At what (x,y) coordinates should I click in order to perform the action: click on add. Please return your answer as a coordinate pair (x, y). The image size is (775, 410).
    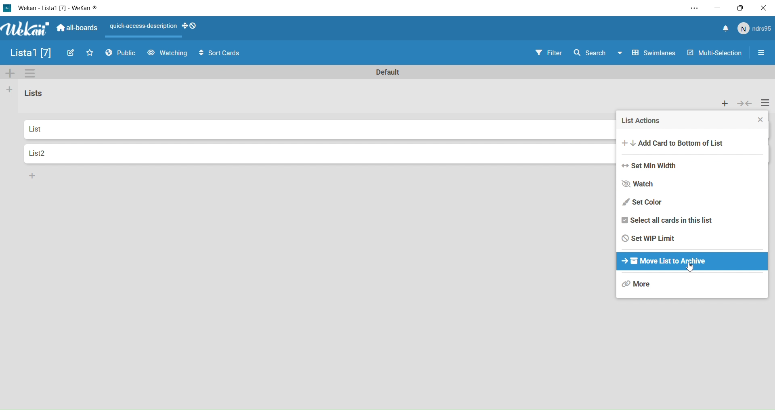
    Looking at the image, I should click on (724, 103).